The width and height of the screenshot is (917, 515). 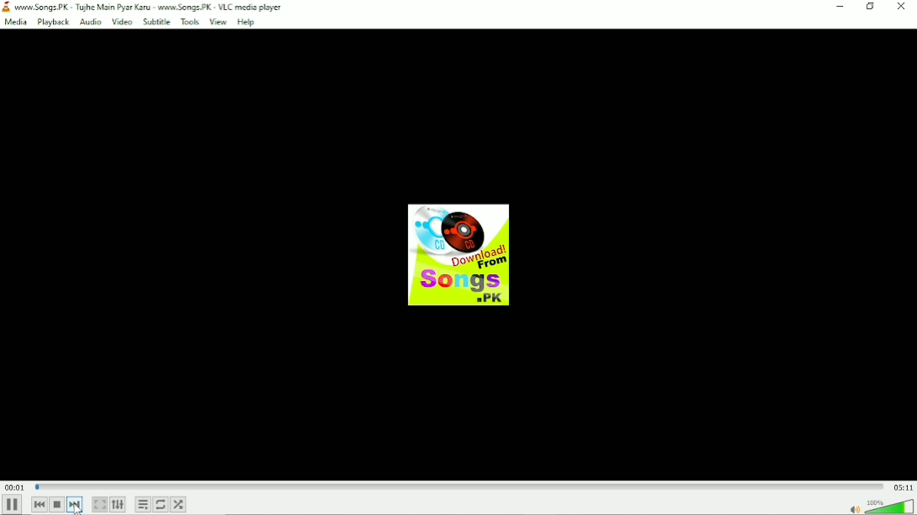 I want to click on Playback, so click(x=52, y=22).